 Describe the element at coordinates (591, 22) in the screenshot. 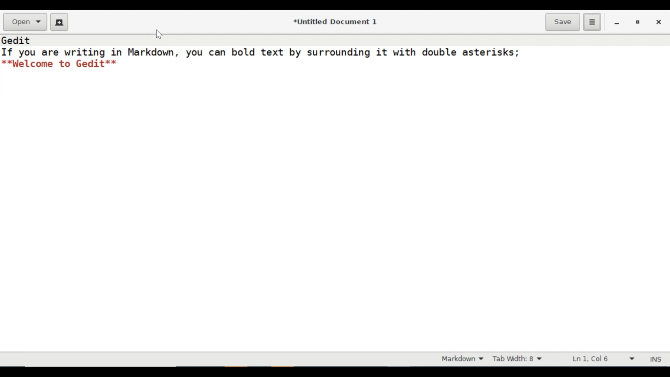

I see `Application menu` at that location.